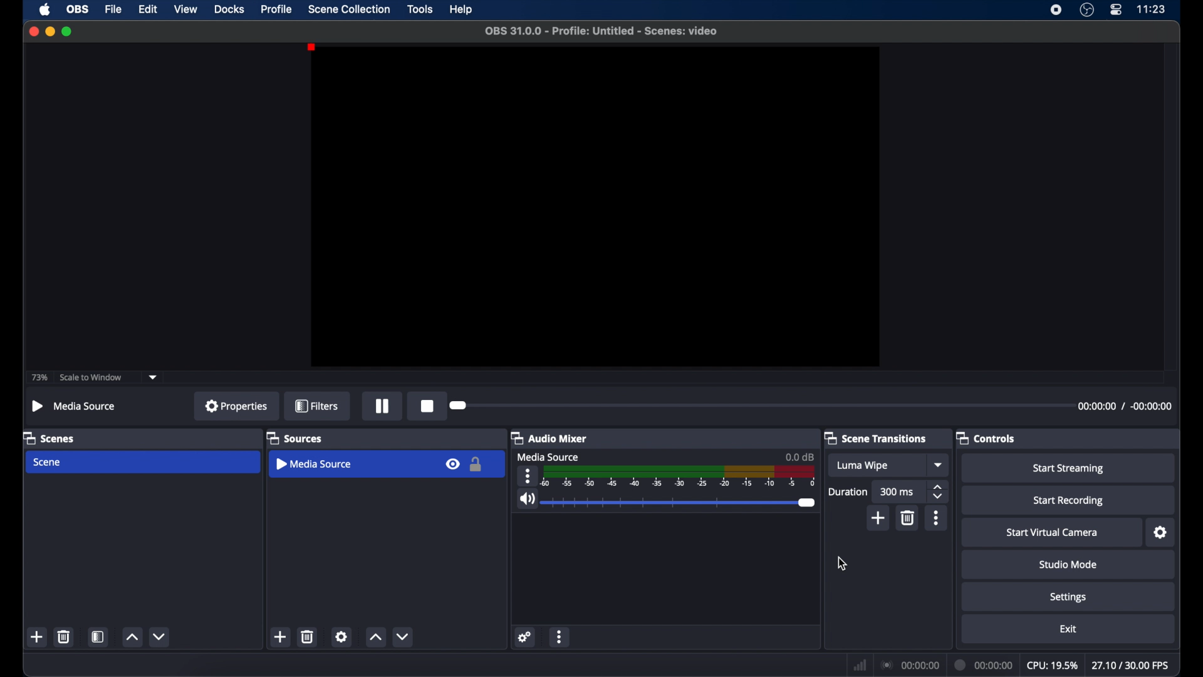 The height and width of the screenshot is (677, 1203). Describe the element at coordinates (36, 637) in the screenshot. I see `add` at that location.